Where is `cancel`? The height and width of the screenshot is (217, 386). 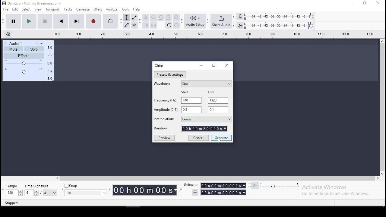 cancel is located at coordinates (198, 137).